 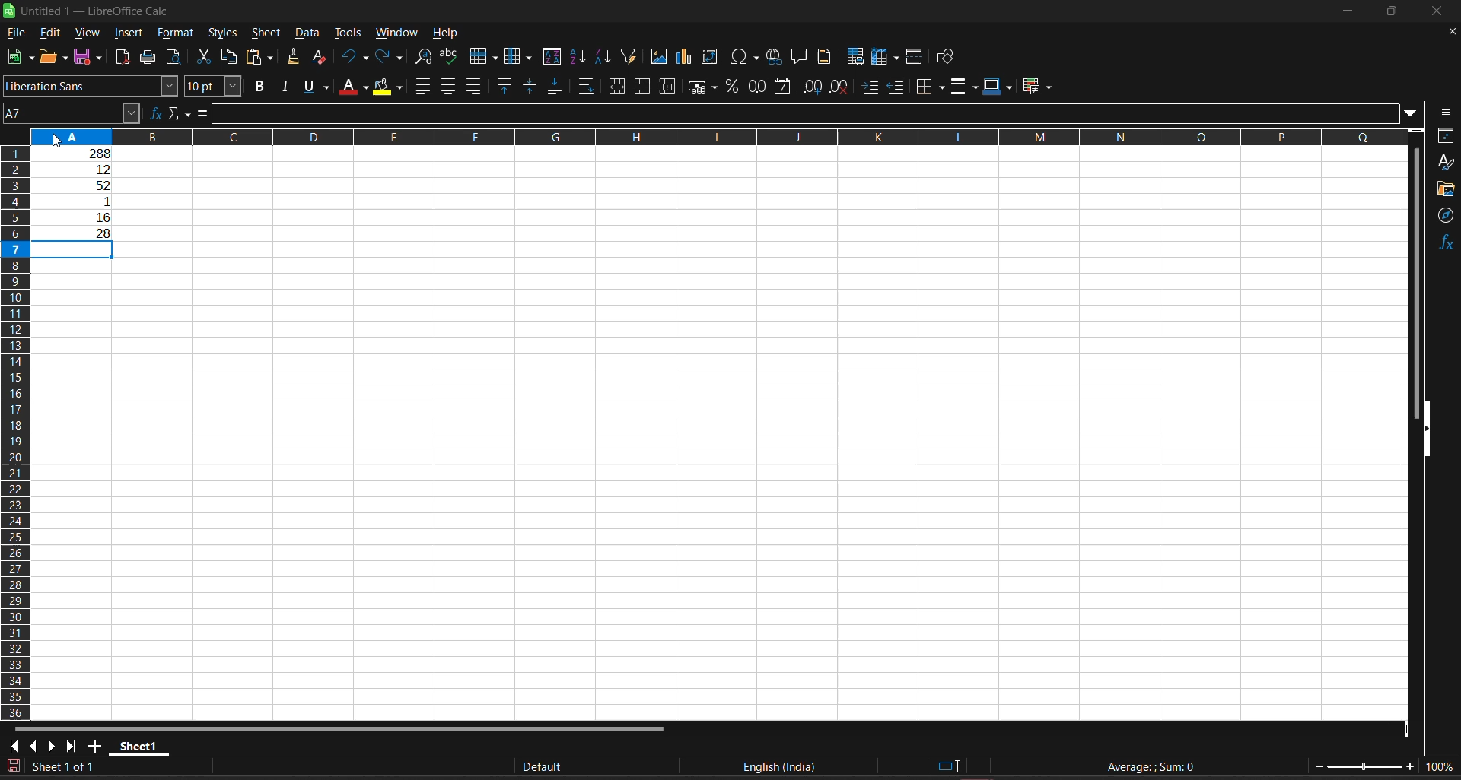 What do you see at coordinates (354, 88) in the screenshot?
I see `font color` at bounding box center [354, 88].